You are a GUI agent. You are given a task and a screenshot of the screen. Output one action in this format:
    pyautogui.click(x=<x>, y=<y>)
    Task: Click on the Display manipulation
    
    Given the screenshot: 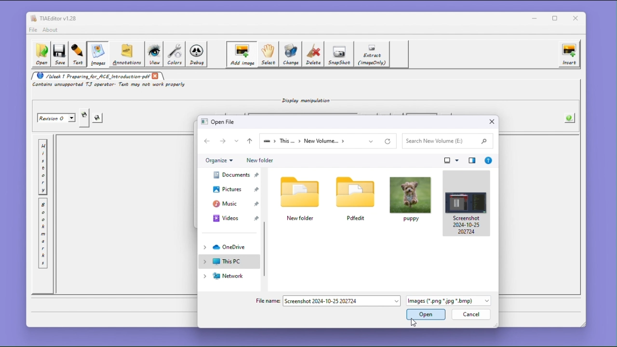 What is the action you would take?
    pyautogui.click(x=303, y=100)
    